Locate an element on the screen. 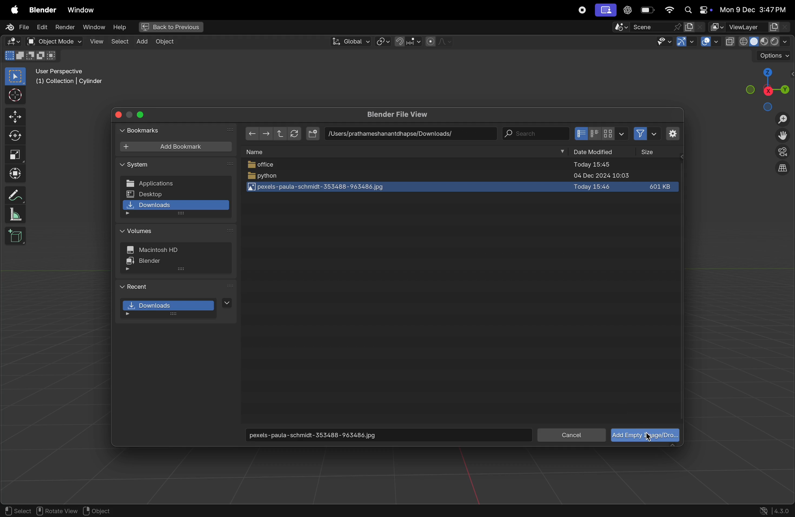 This screenshot has height=517, width=795. Blender is located at coordinates (40, 8).